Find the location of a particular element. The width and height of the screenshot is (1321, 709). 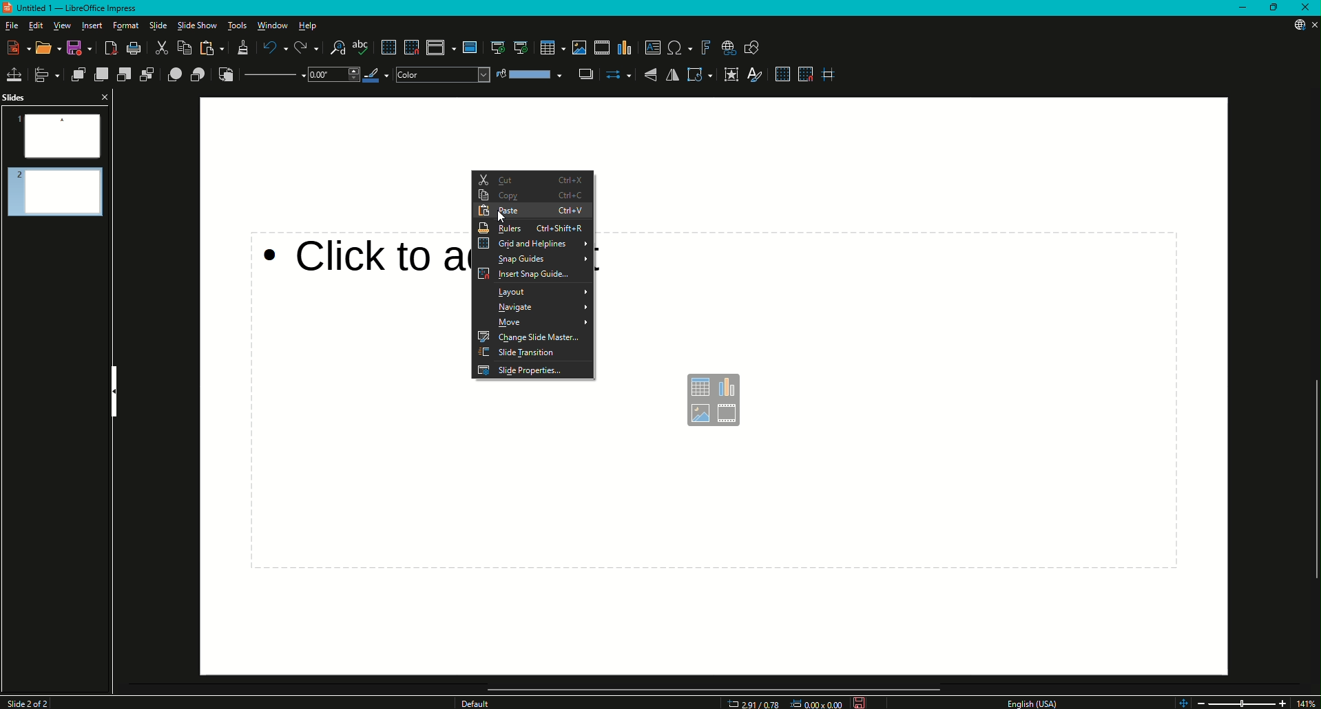

Line Color is located at coordinates (374, 77).